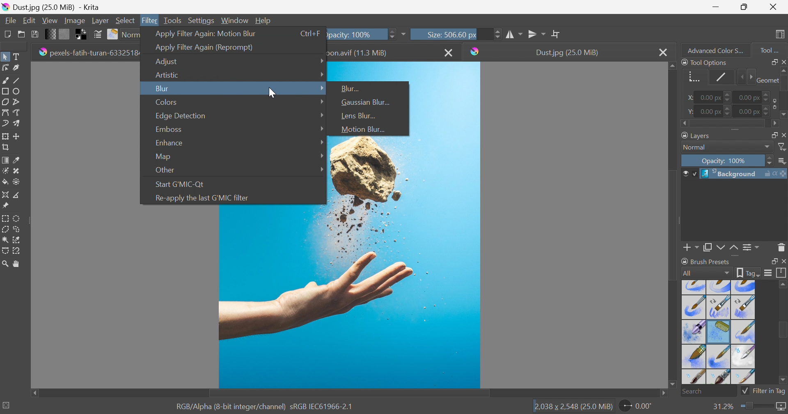 The image size is (788, 414). What do you see at coordinates (166, 74) in the screenshot?
I see `Artistic` at bounding box center [166, 74].